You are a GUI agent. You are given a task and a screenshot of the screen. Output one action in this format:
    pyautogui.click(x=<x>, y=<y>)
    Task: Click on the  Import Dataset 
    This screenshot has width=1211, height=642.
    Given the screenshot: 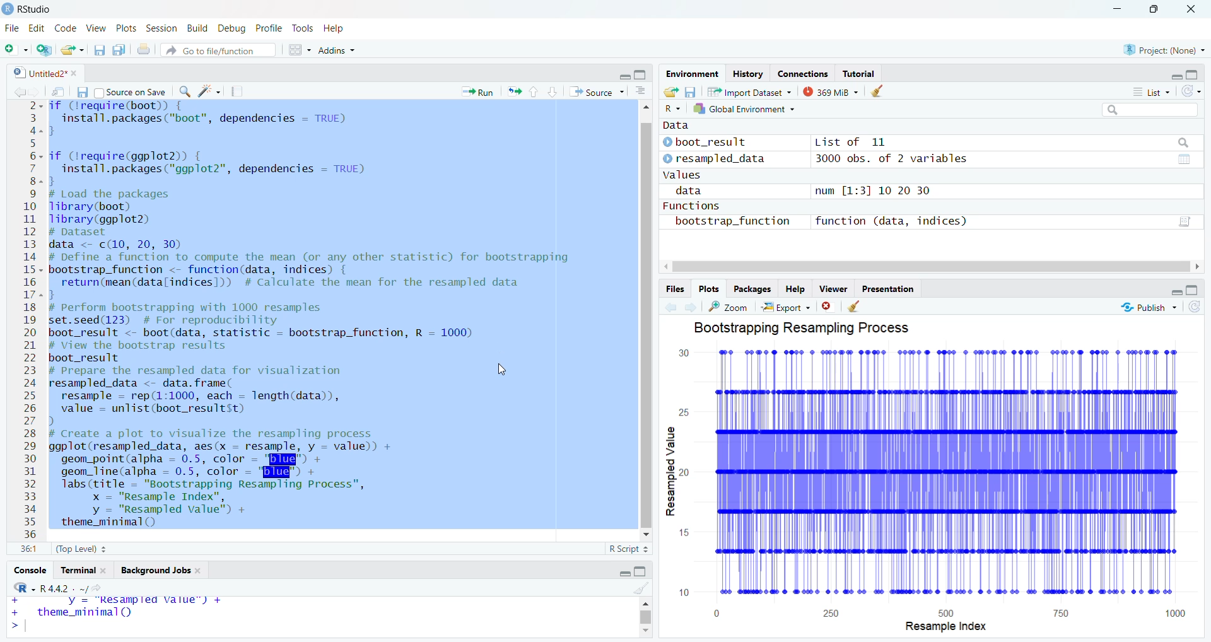 What is the action you would take?
    pyautogui.click(x=750, y=90)
    